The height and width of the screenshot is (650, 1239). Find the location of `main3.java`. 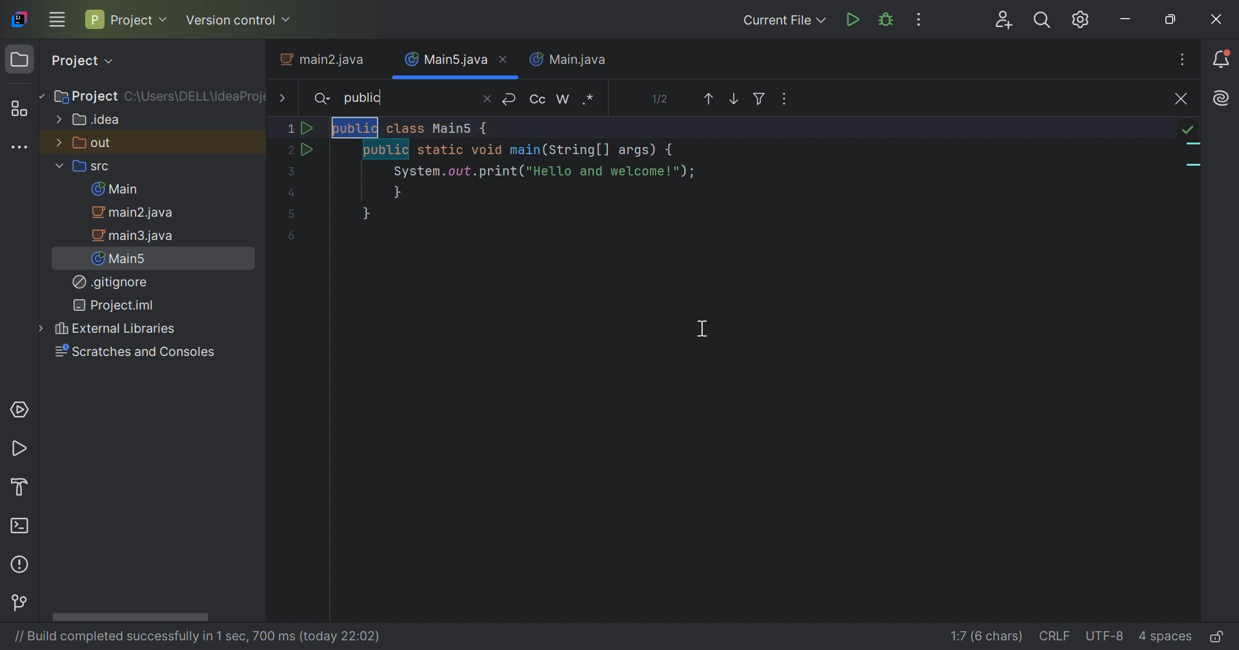

main3.java is located at coordinates (135, 235).